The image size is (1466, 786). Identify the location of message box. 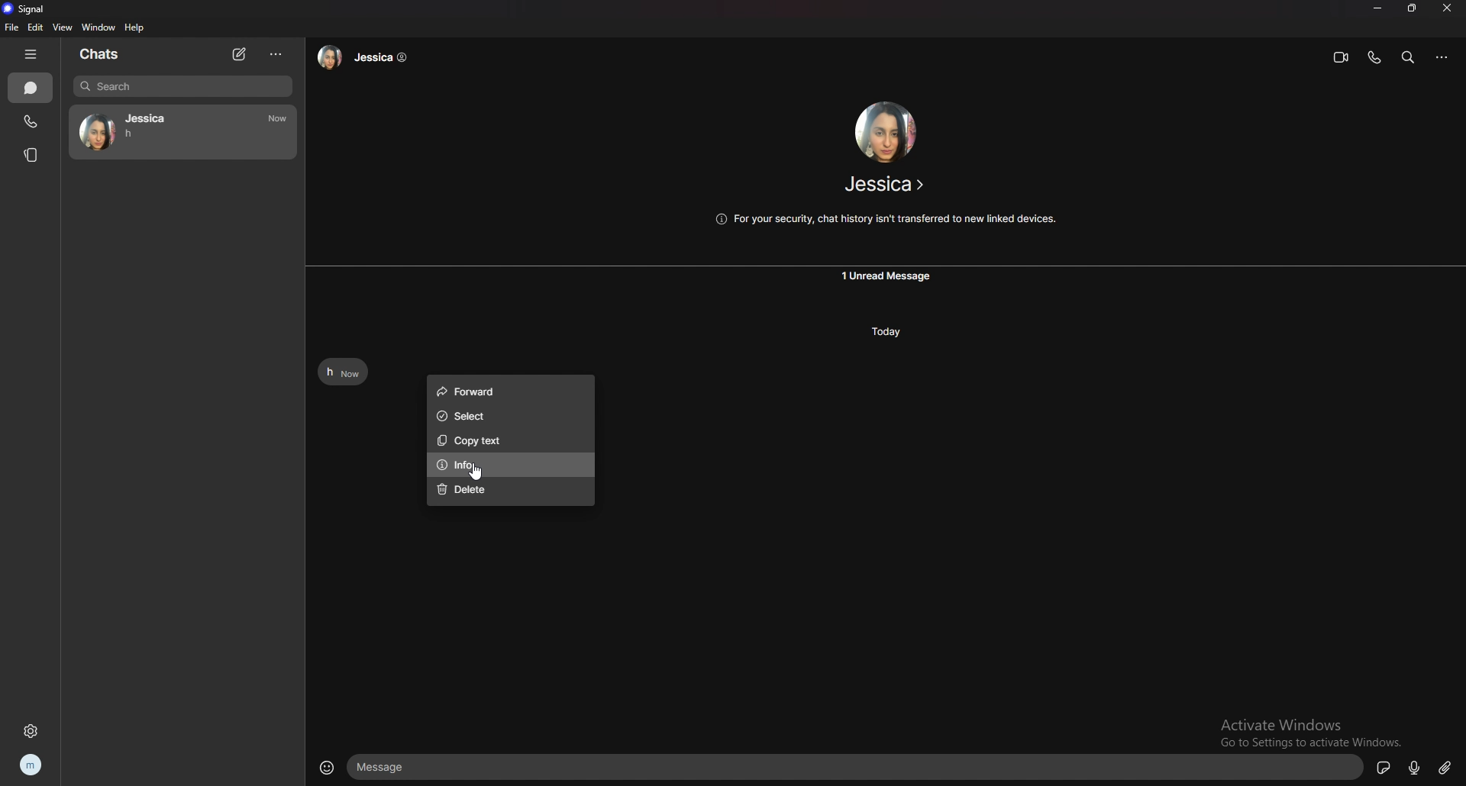
(854, 768).